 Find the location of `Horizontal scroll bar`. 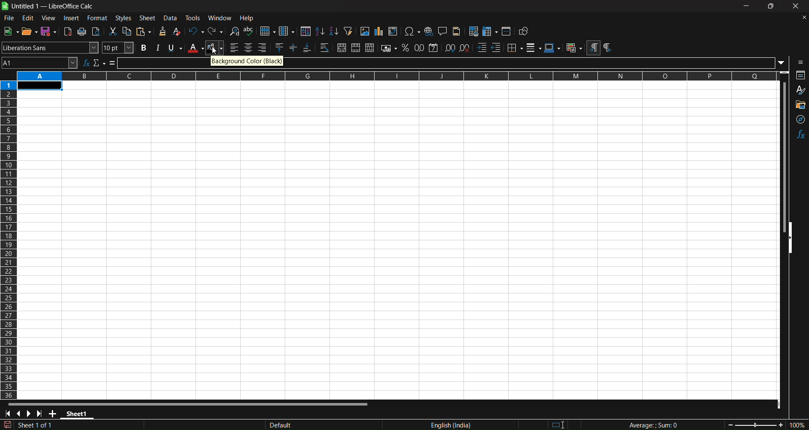

Horizontal scroll bar is located at coordinates (188, 405).